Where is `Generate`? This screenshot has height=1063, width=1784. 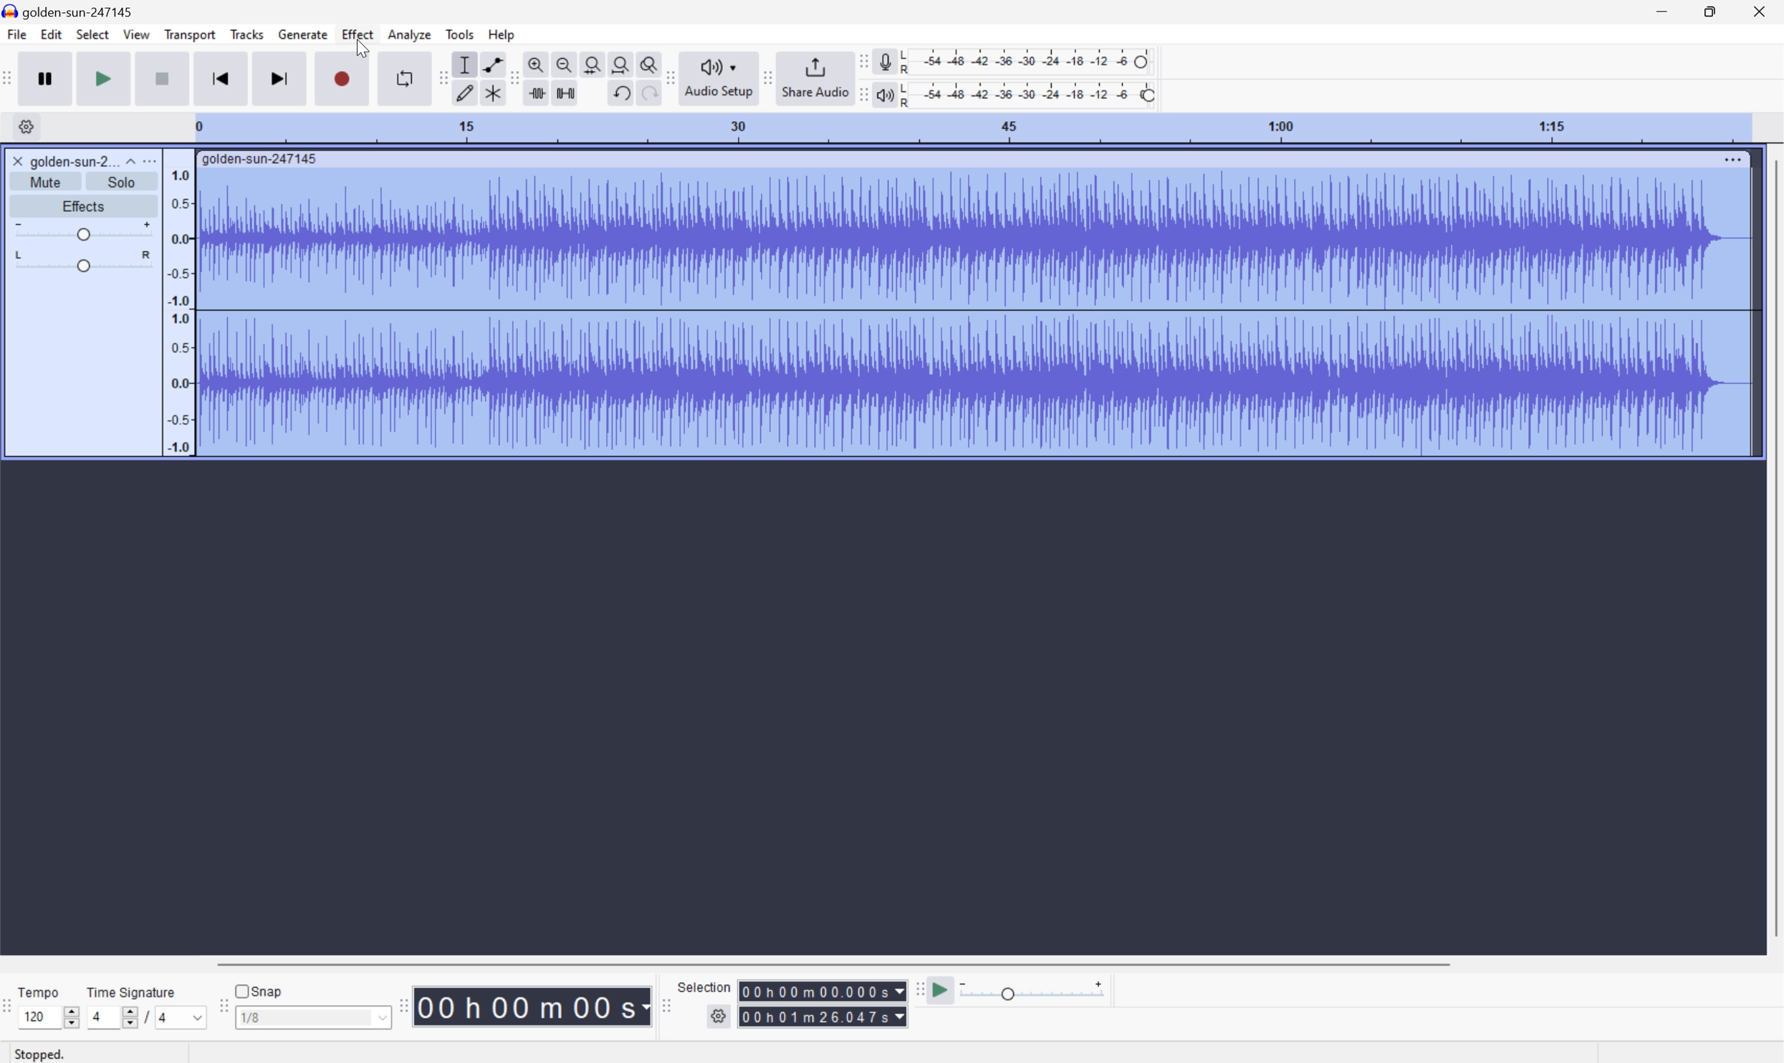 Generate is located at coordinates (304, 35).